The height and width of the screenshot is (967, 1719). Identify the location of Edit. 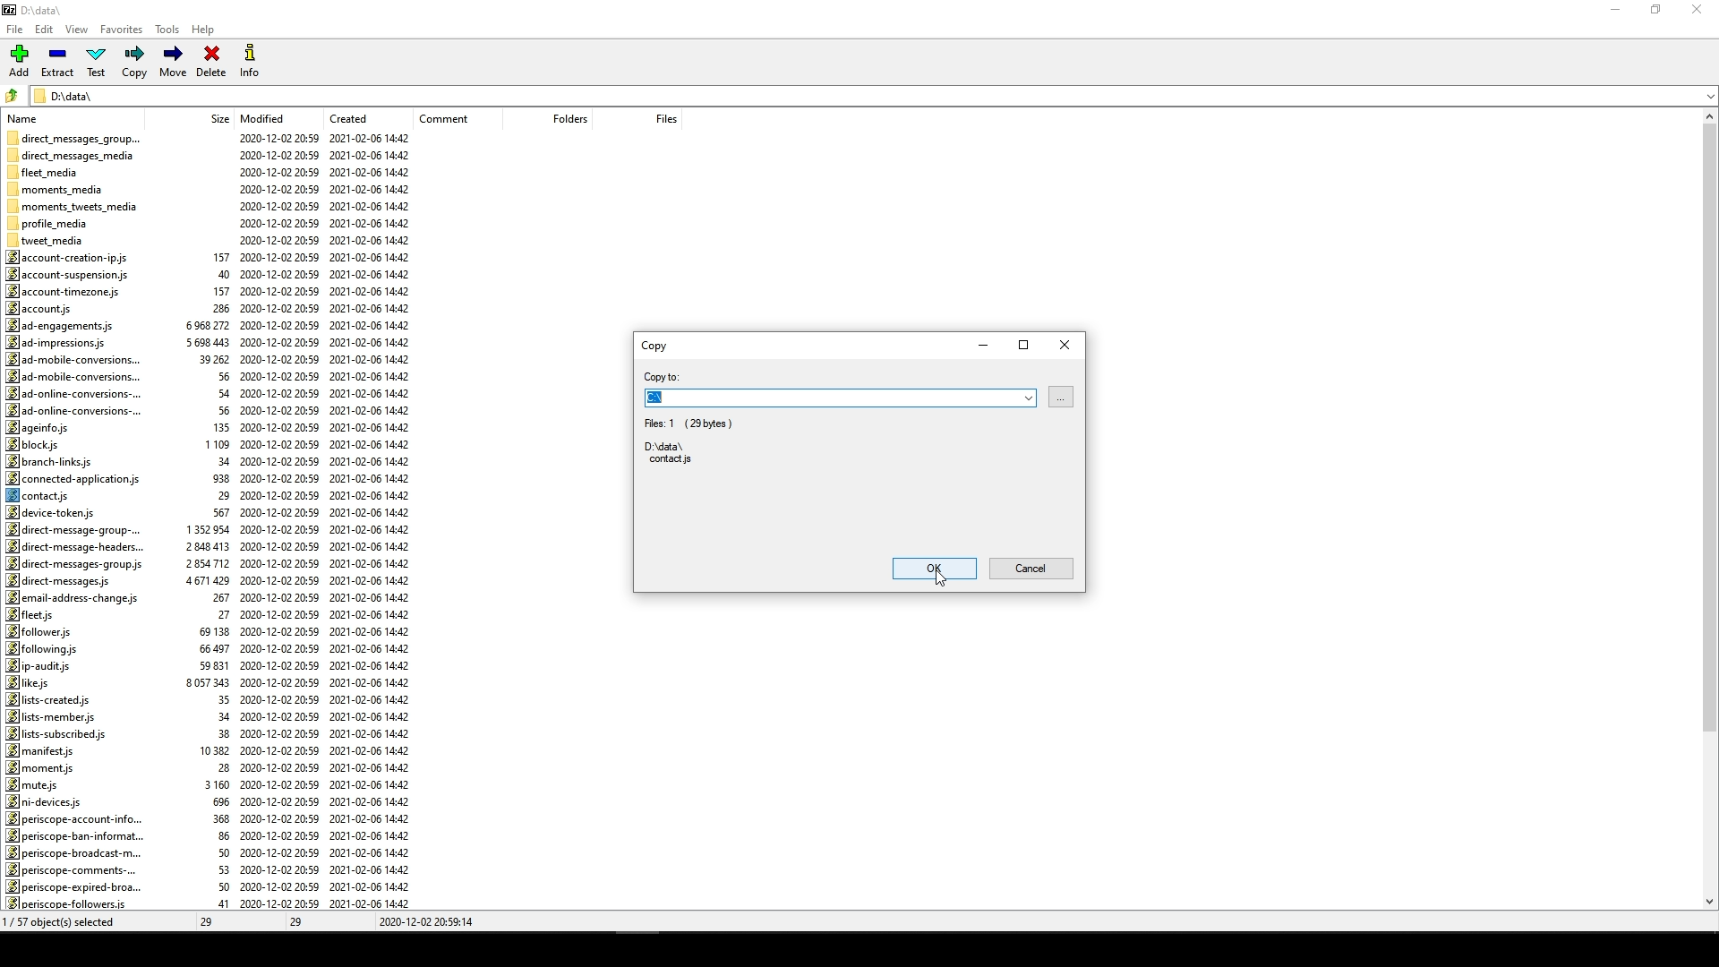
(44, 28).